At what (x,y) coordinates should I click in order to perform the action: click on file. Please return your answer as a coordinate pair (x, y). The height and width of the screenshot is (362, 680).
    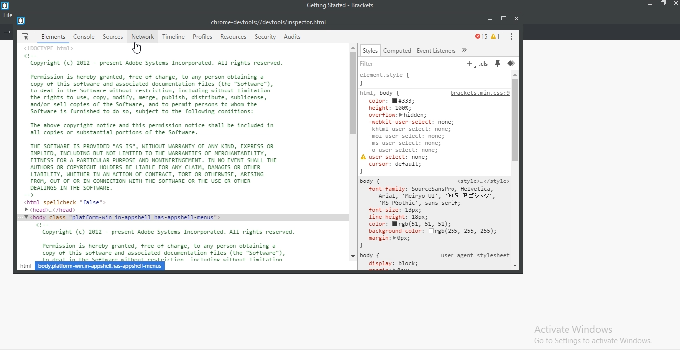
    Looking at the image, I should click on (7, 15).